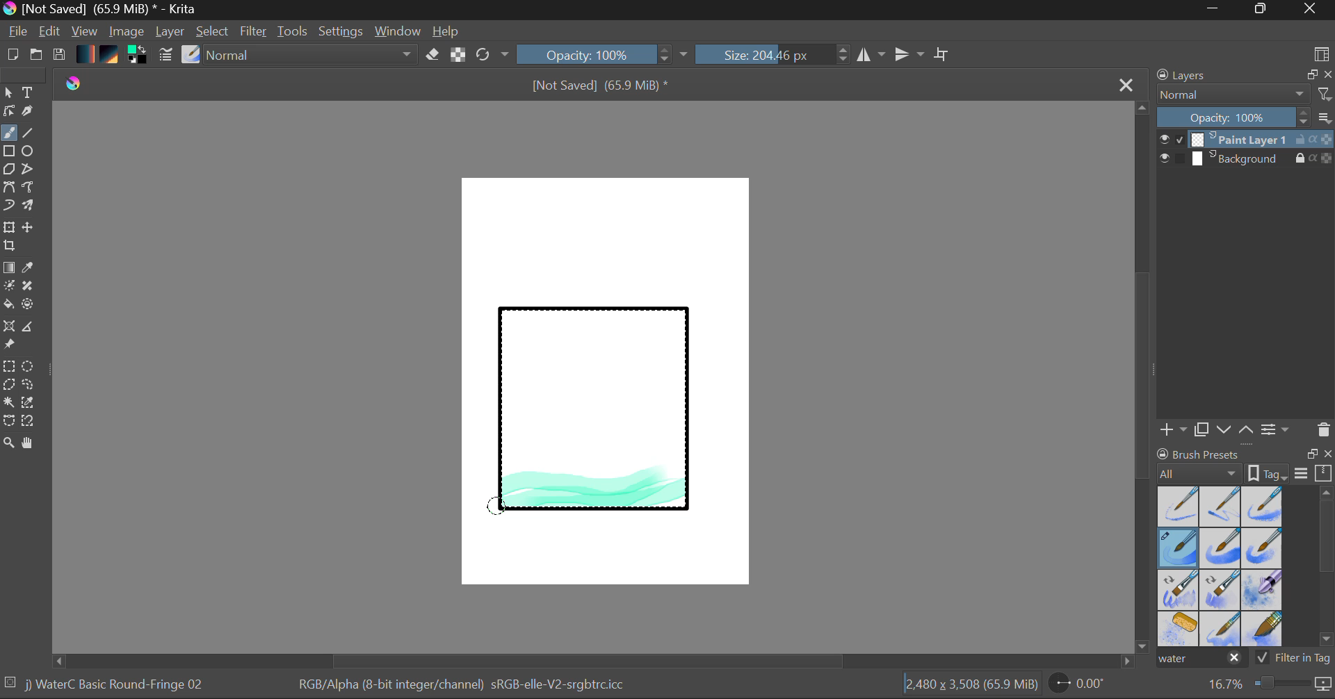 This screenshot has width=1335, height=699. What do you see at coordinates (1243, 74) in the screenshot?
I see `Layers Docket Tab` at bounding box center [1243, 74].